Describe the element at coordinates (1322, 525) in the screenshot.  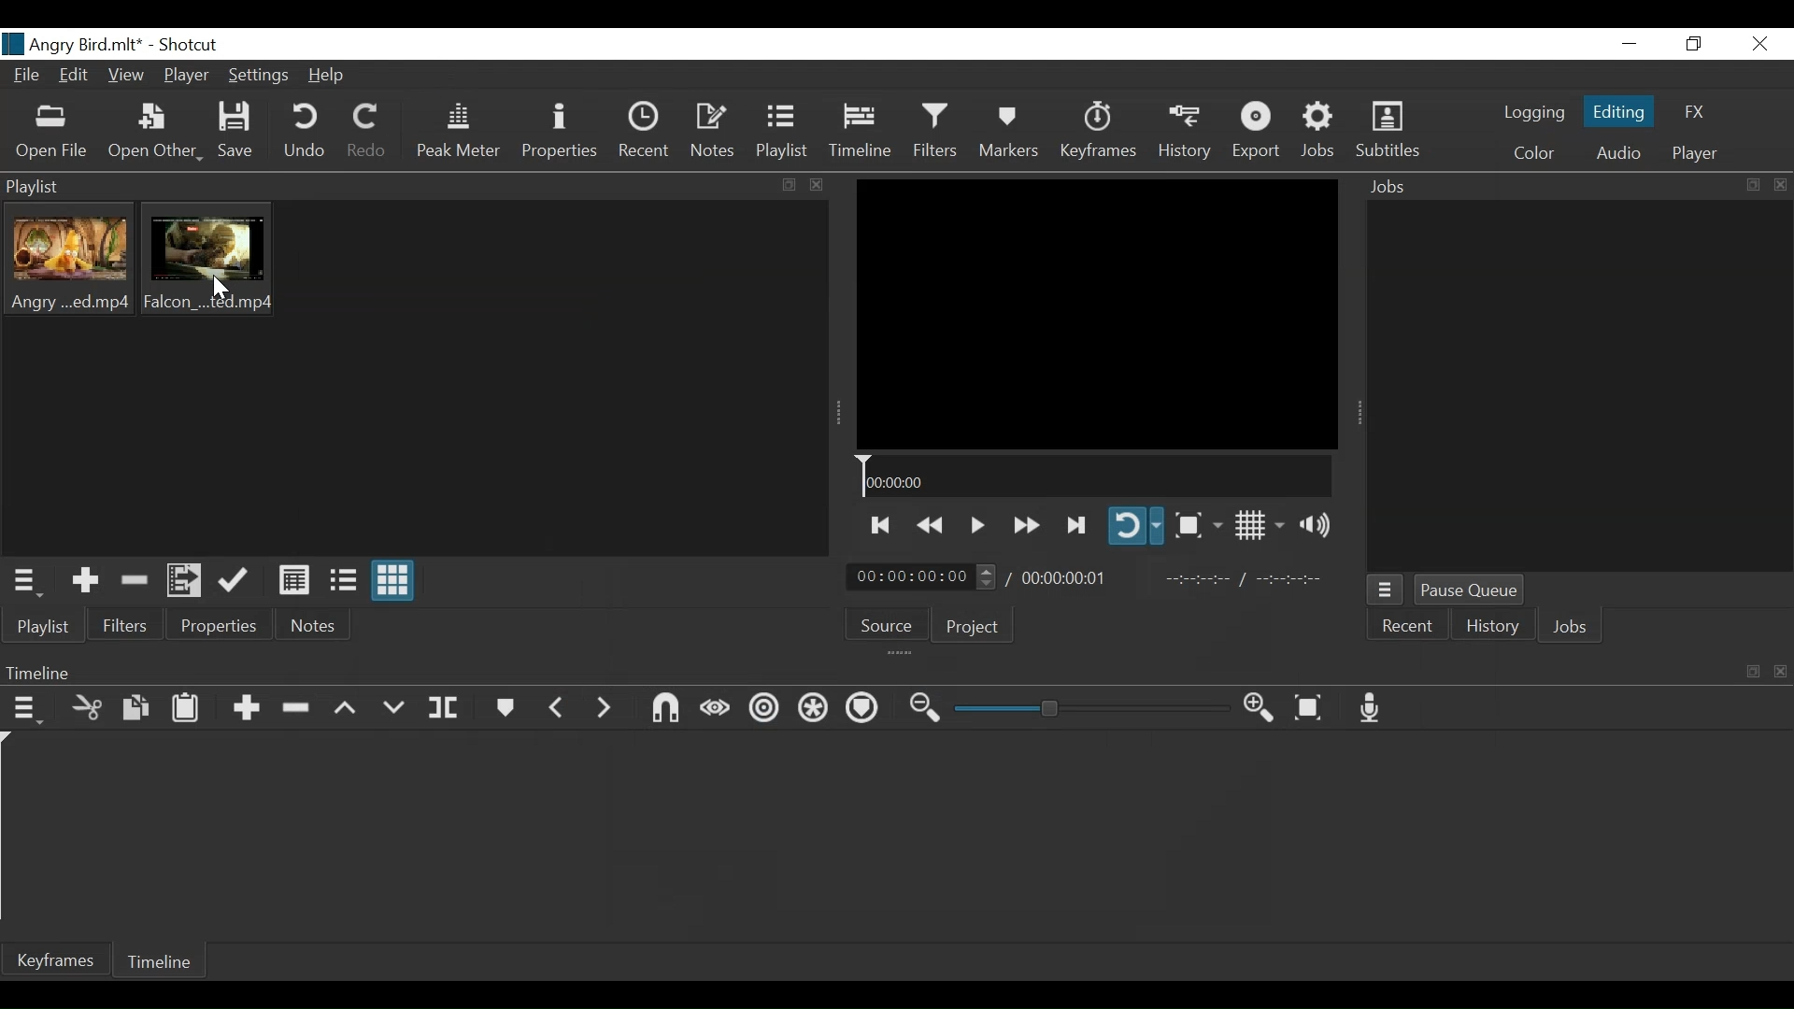
I see `Show volume control` at that location.